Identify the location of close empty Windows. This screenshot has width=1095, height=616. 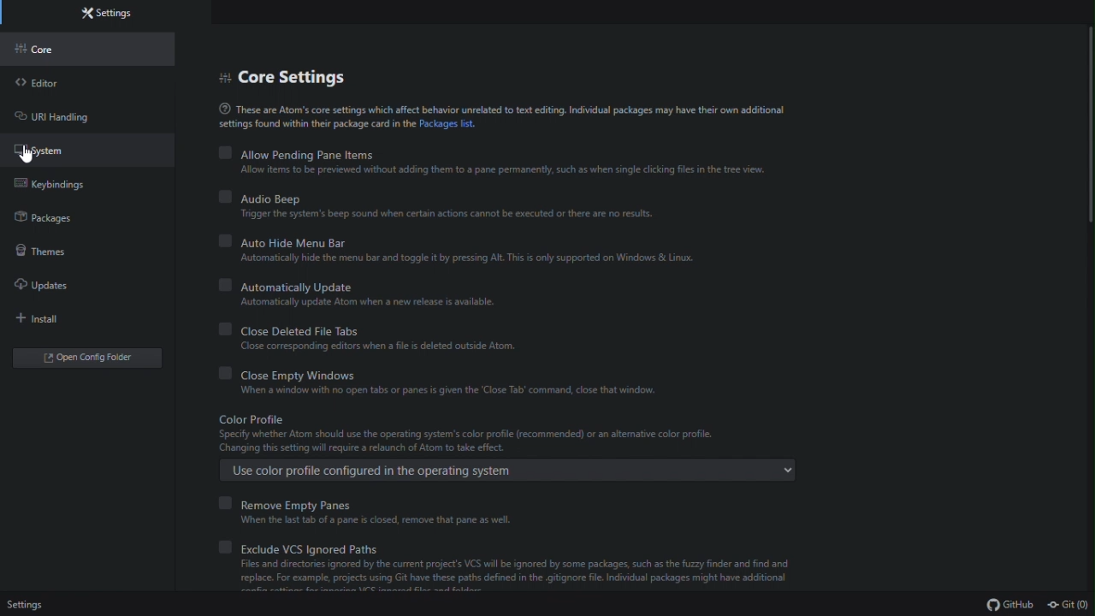
(444, 375).